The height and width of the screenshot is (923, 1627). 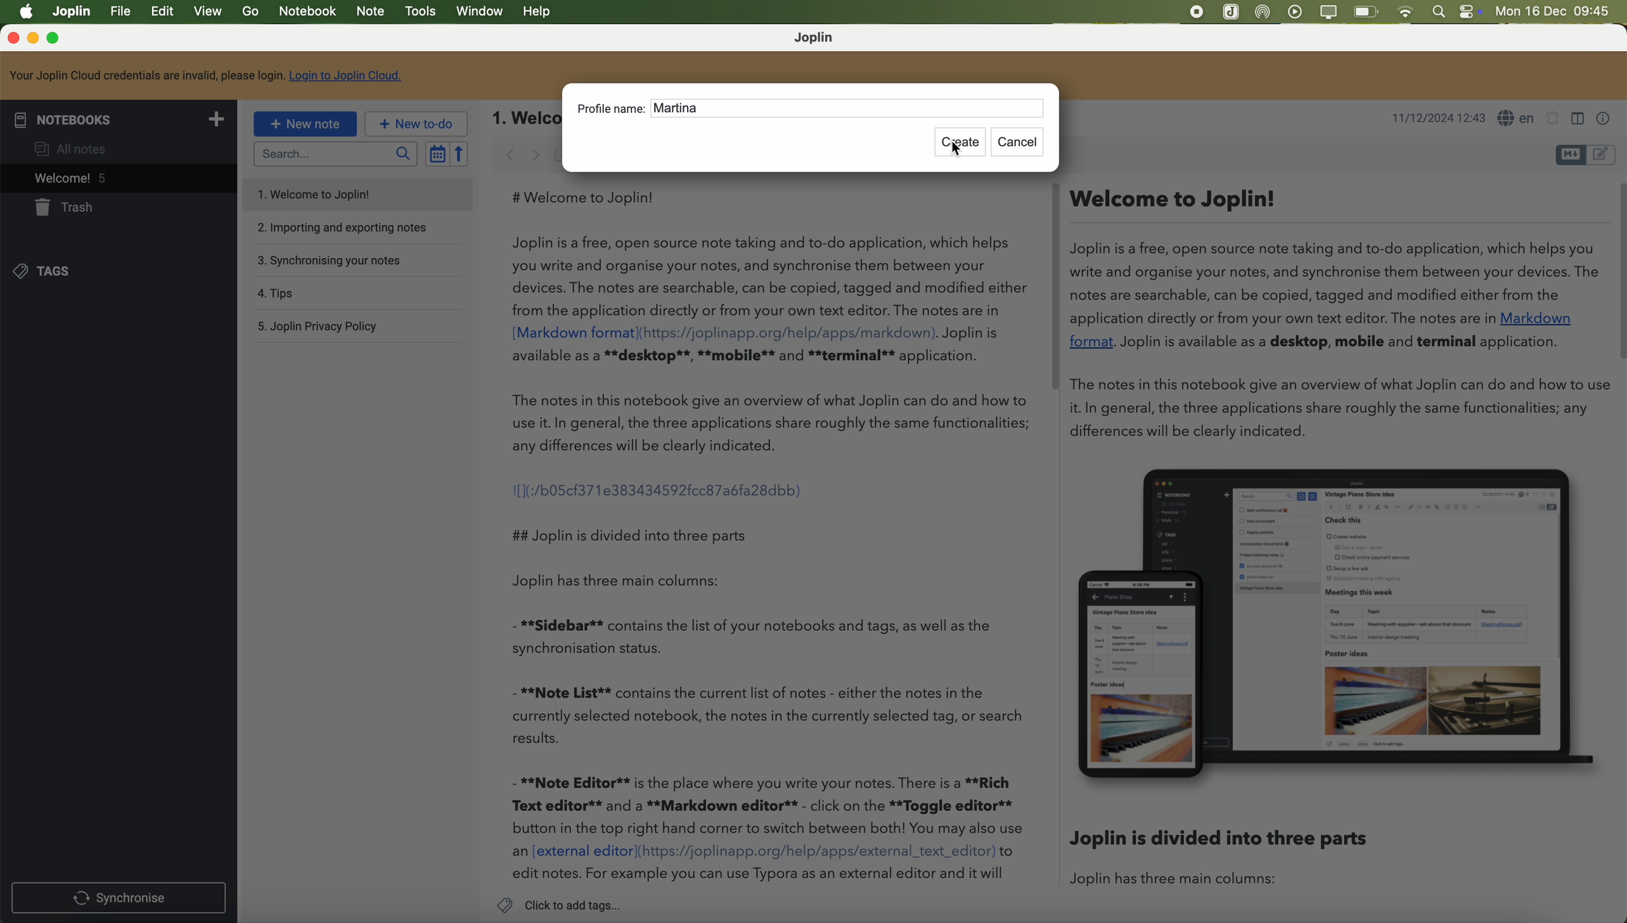 I want to click on 4. Tips, so click(x=320, y=294).